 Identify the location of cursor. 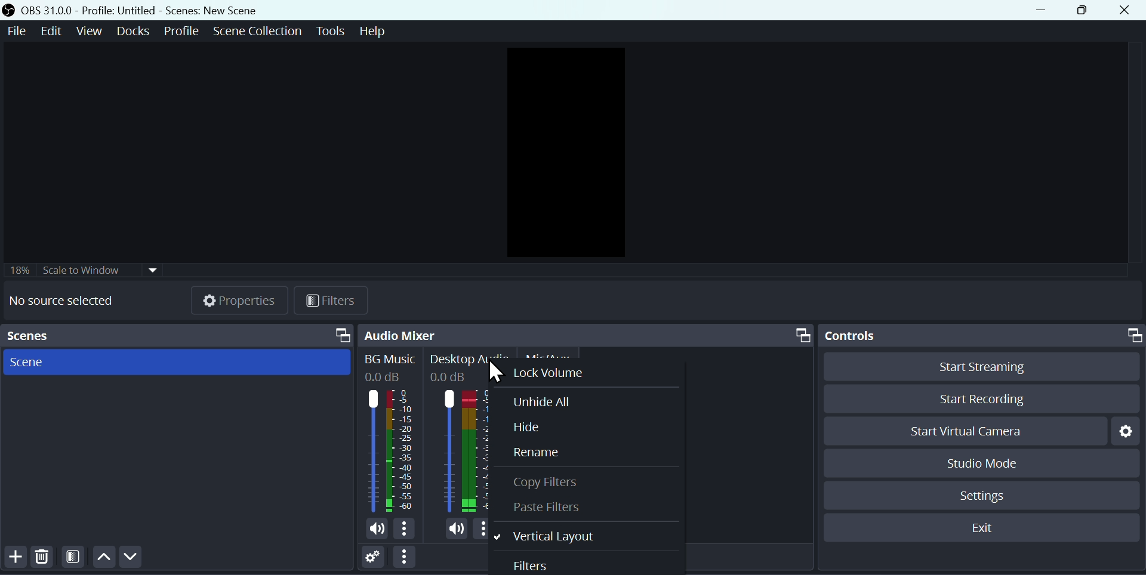
(498, 372).